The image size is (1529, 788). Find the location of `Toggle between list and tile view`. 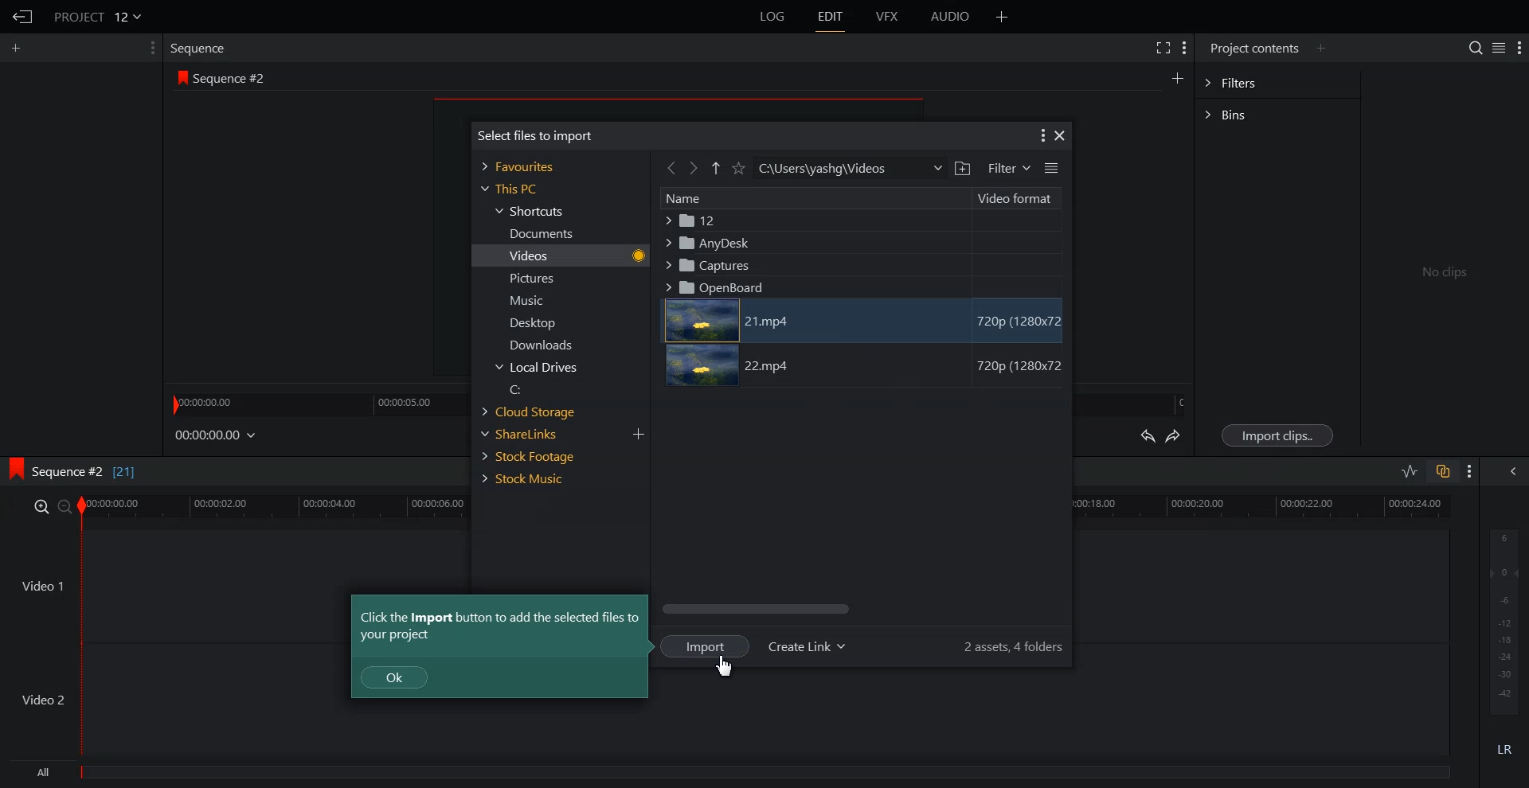

Toggle between list and tile view is located at coordinates (1496, 48).